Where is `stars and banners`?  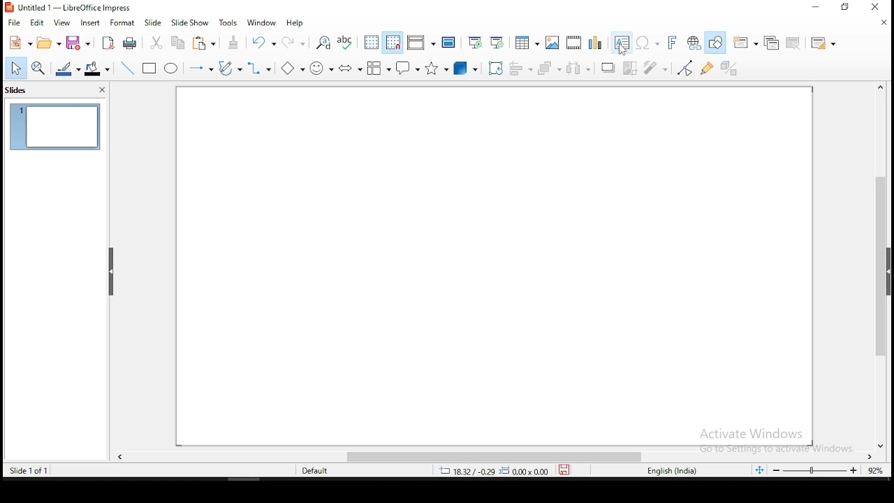 stars and banners is located at coordinates (438, 68).